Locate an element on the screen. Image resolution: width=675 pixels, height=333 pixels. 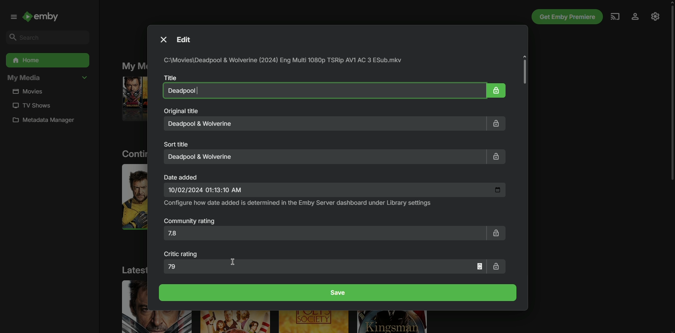
Lock is located at coordinates (496, 232).